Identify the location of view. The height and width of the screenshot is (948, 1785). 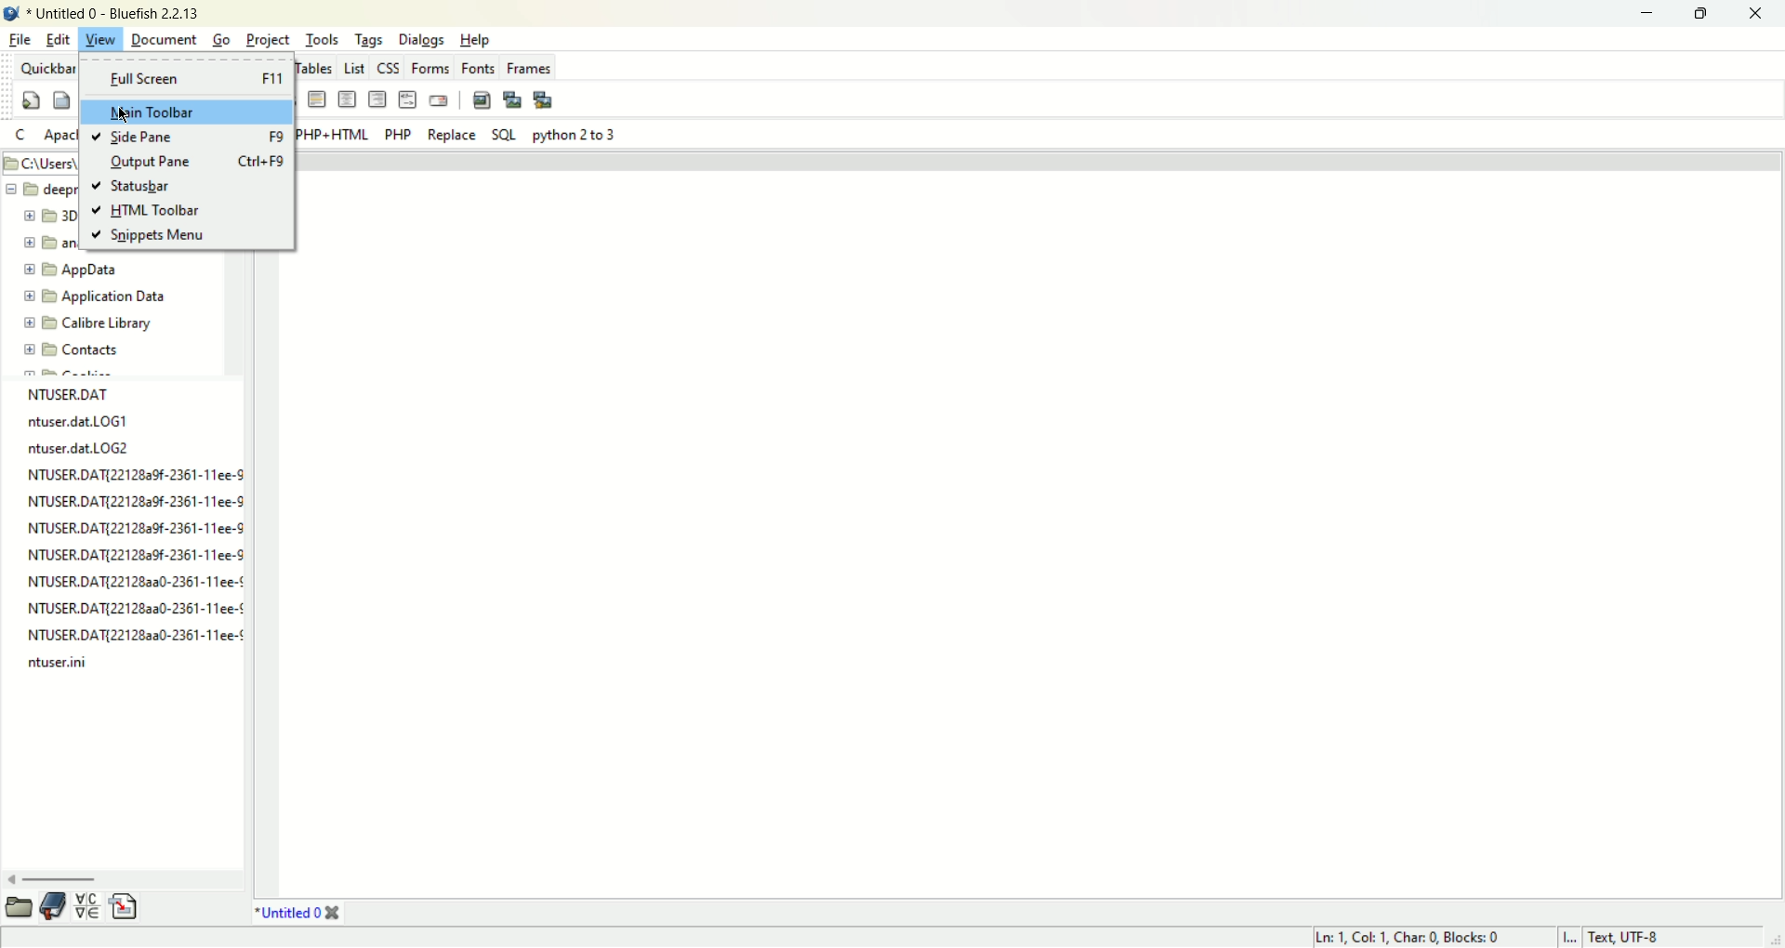
(101, 39).